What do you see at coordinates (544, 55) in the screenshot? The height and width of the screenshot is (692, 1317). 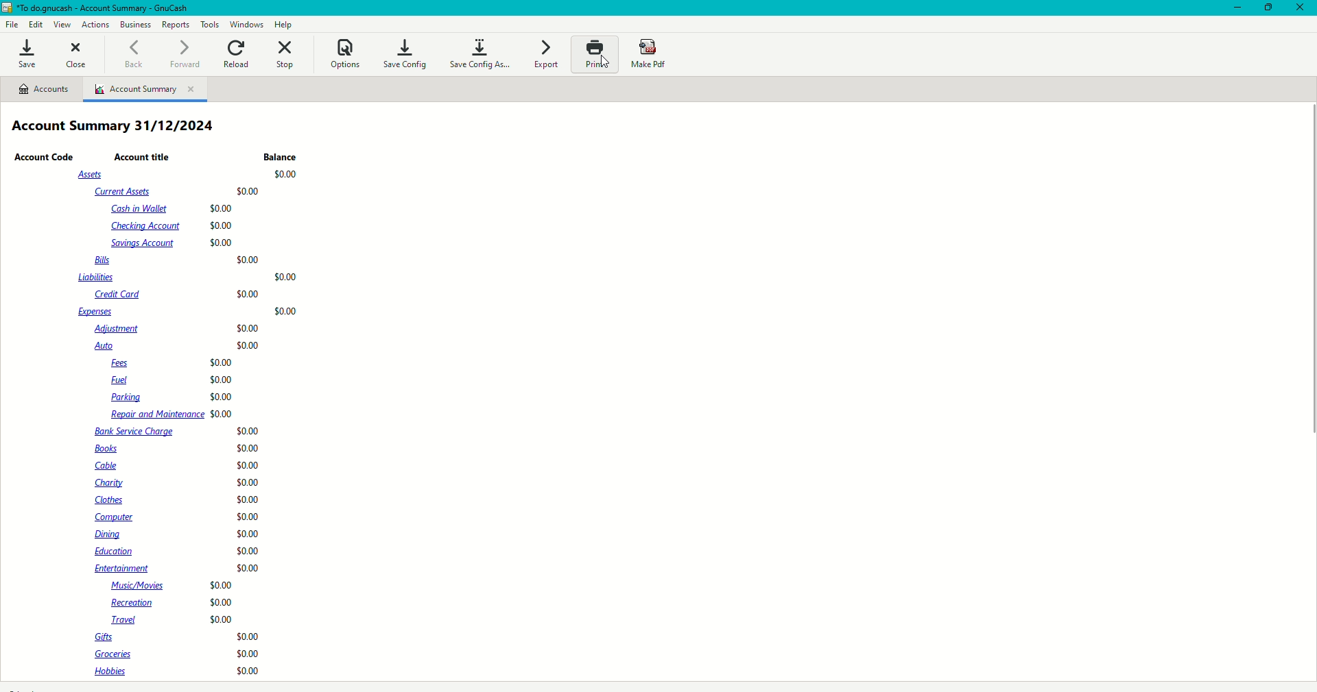 I see `Export` at bounding box center [544, 55].